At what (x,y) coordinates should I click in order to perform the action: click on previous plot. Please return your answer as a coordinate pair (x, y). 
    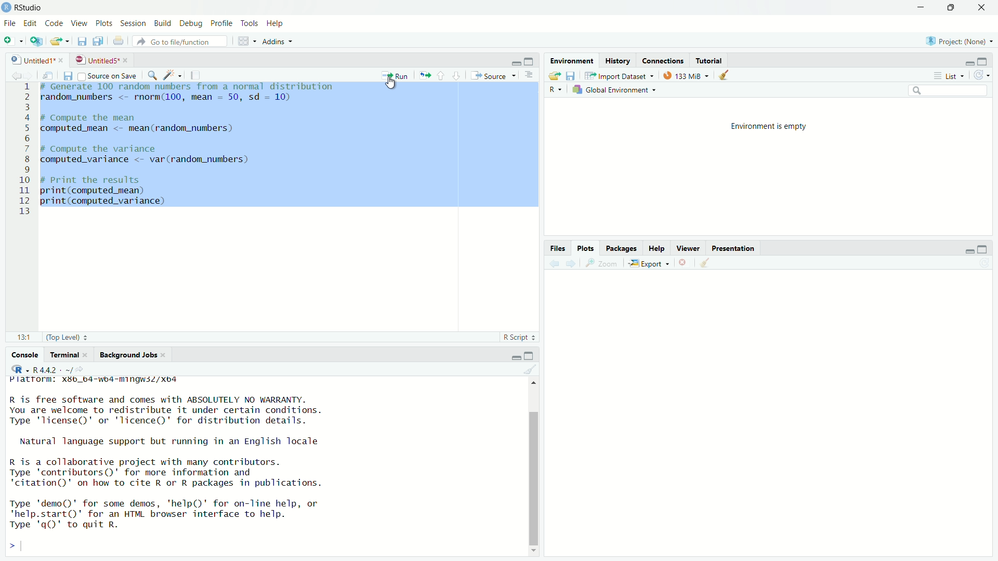
    Looking at the image, I should click on (554, 264).